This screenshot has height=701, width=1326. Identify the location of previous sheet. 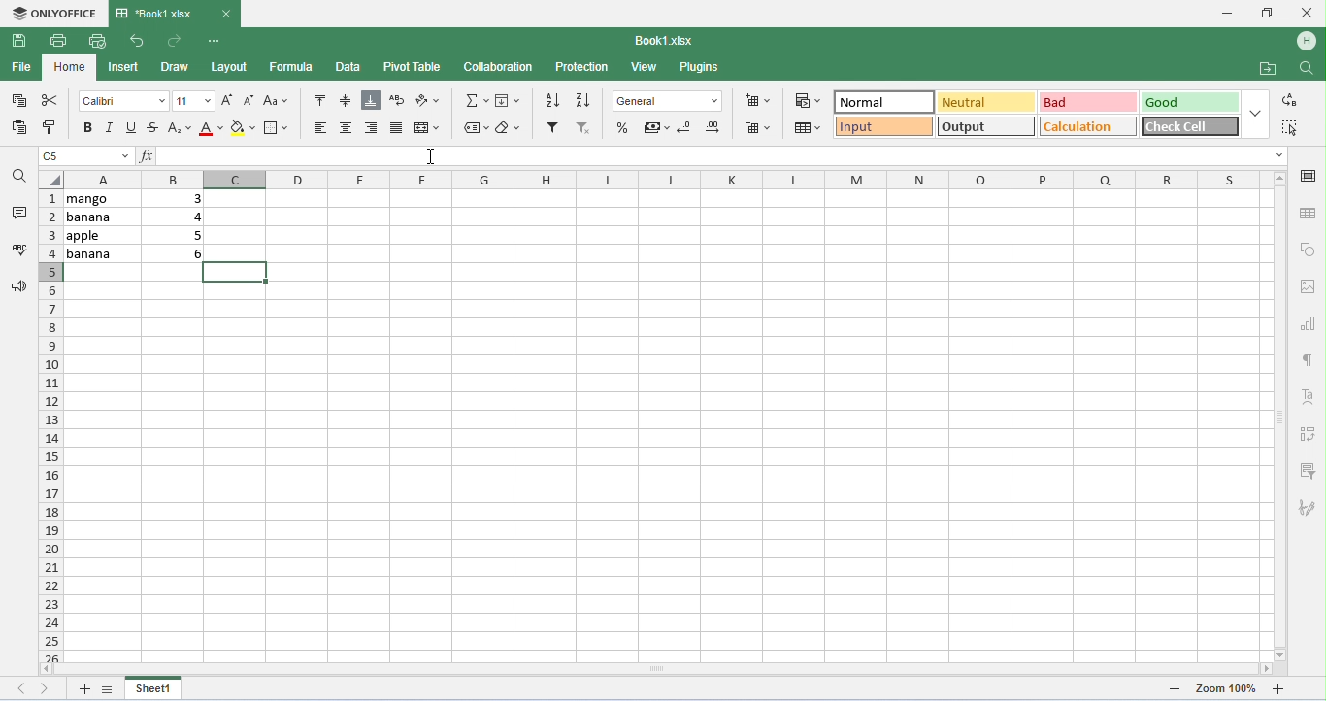
(23, 686).